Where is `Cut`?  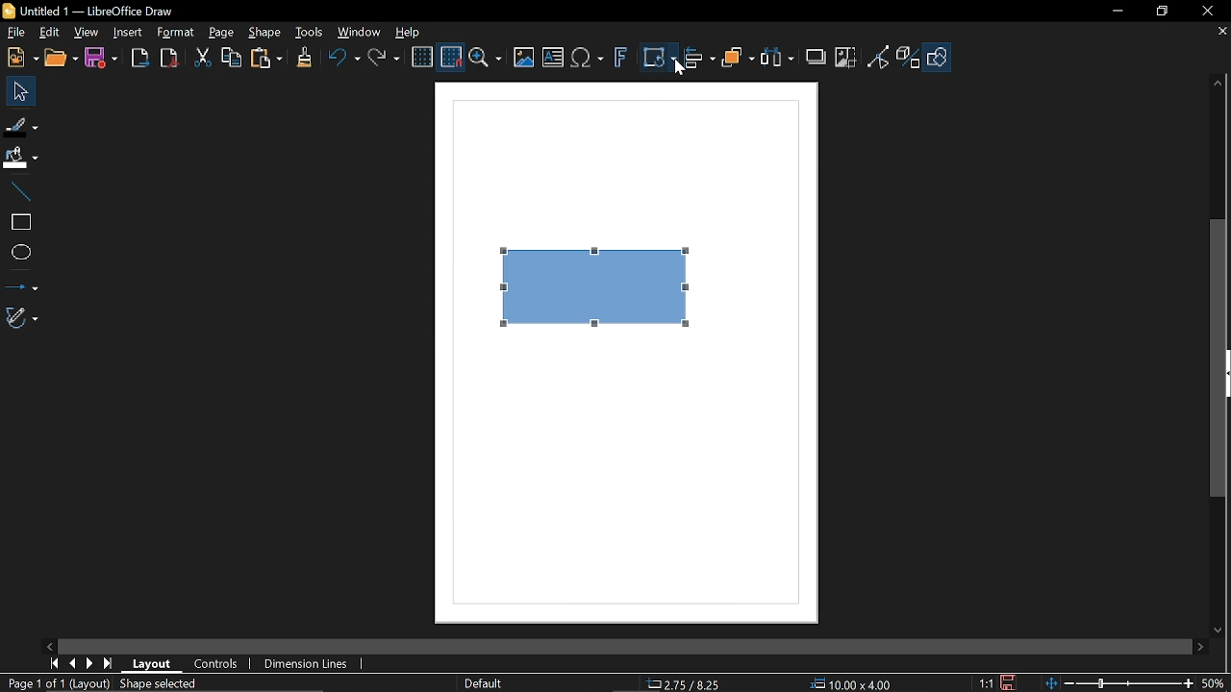 Cut is located at coordinates (201, 61).